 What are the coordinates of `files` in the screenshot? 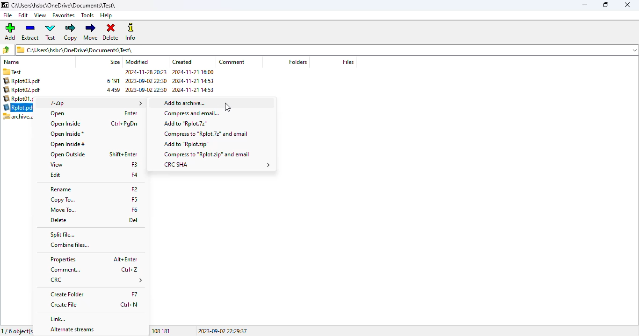 It's located at (348, 62).